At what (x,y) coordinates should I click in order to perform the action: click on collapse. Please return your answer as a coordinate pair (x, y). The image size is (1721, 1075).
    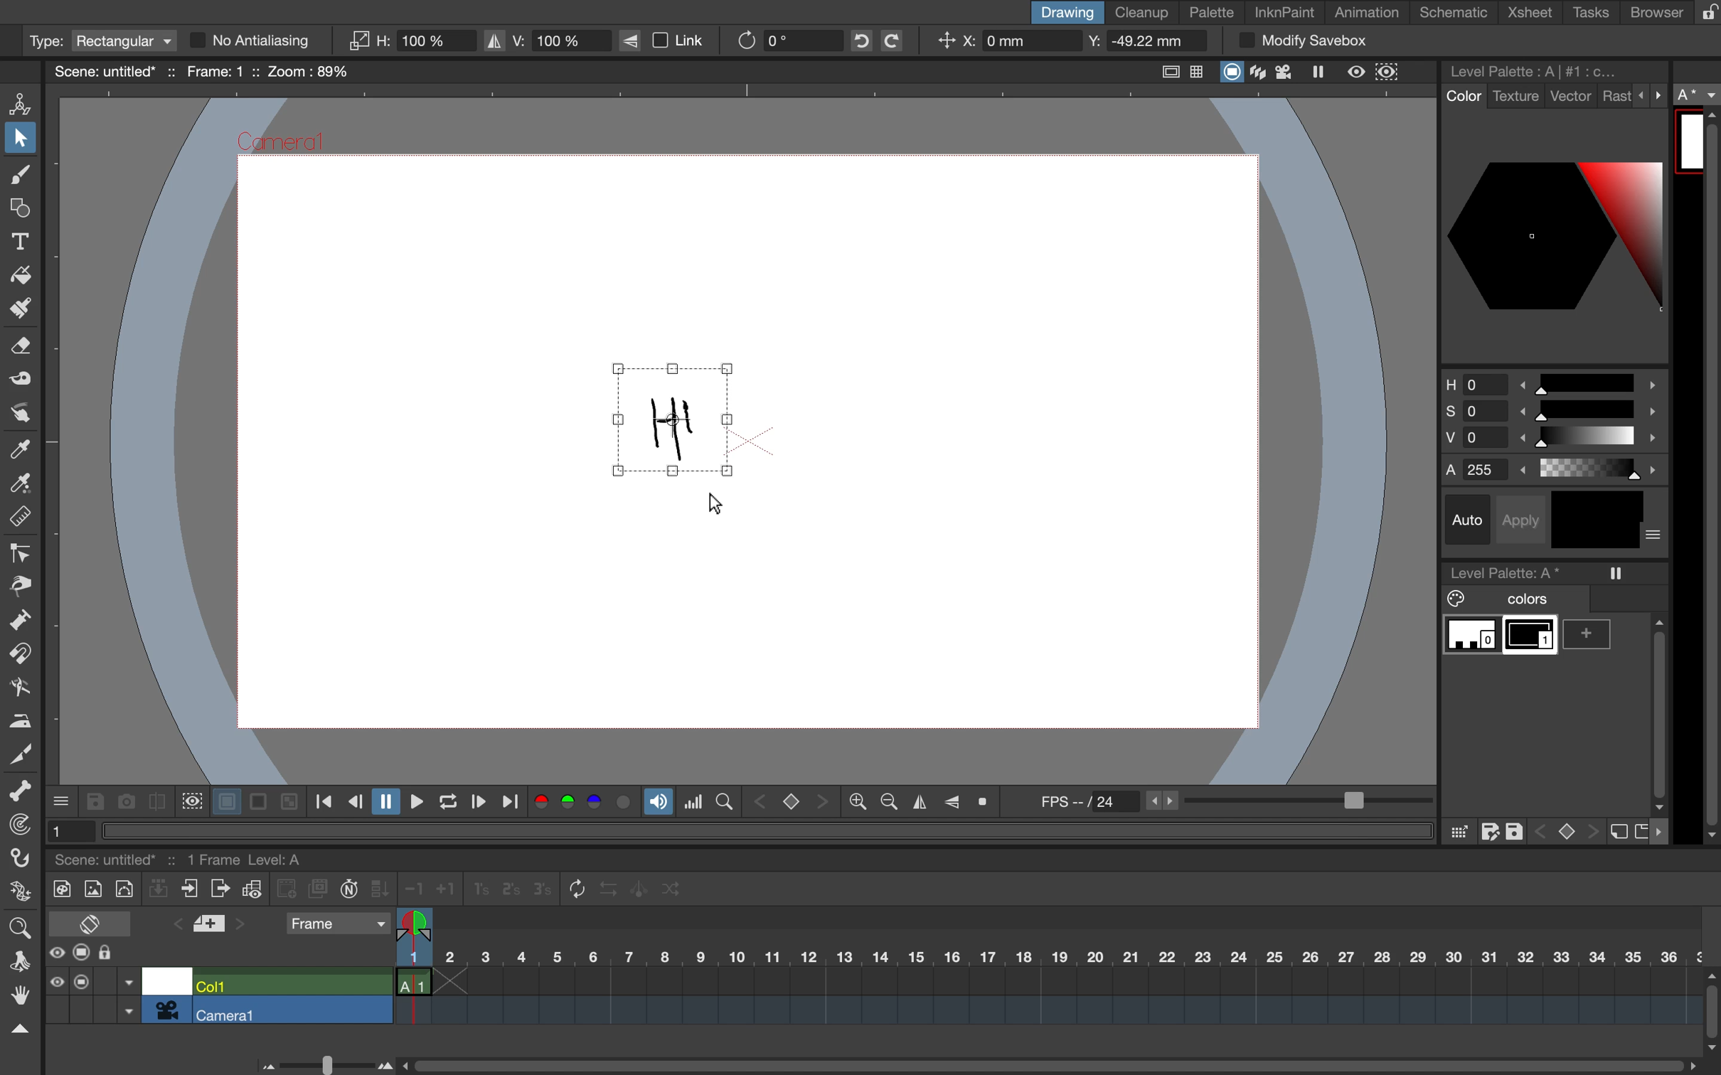
    Looking at the image, I should click on (159, 891).